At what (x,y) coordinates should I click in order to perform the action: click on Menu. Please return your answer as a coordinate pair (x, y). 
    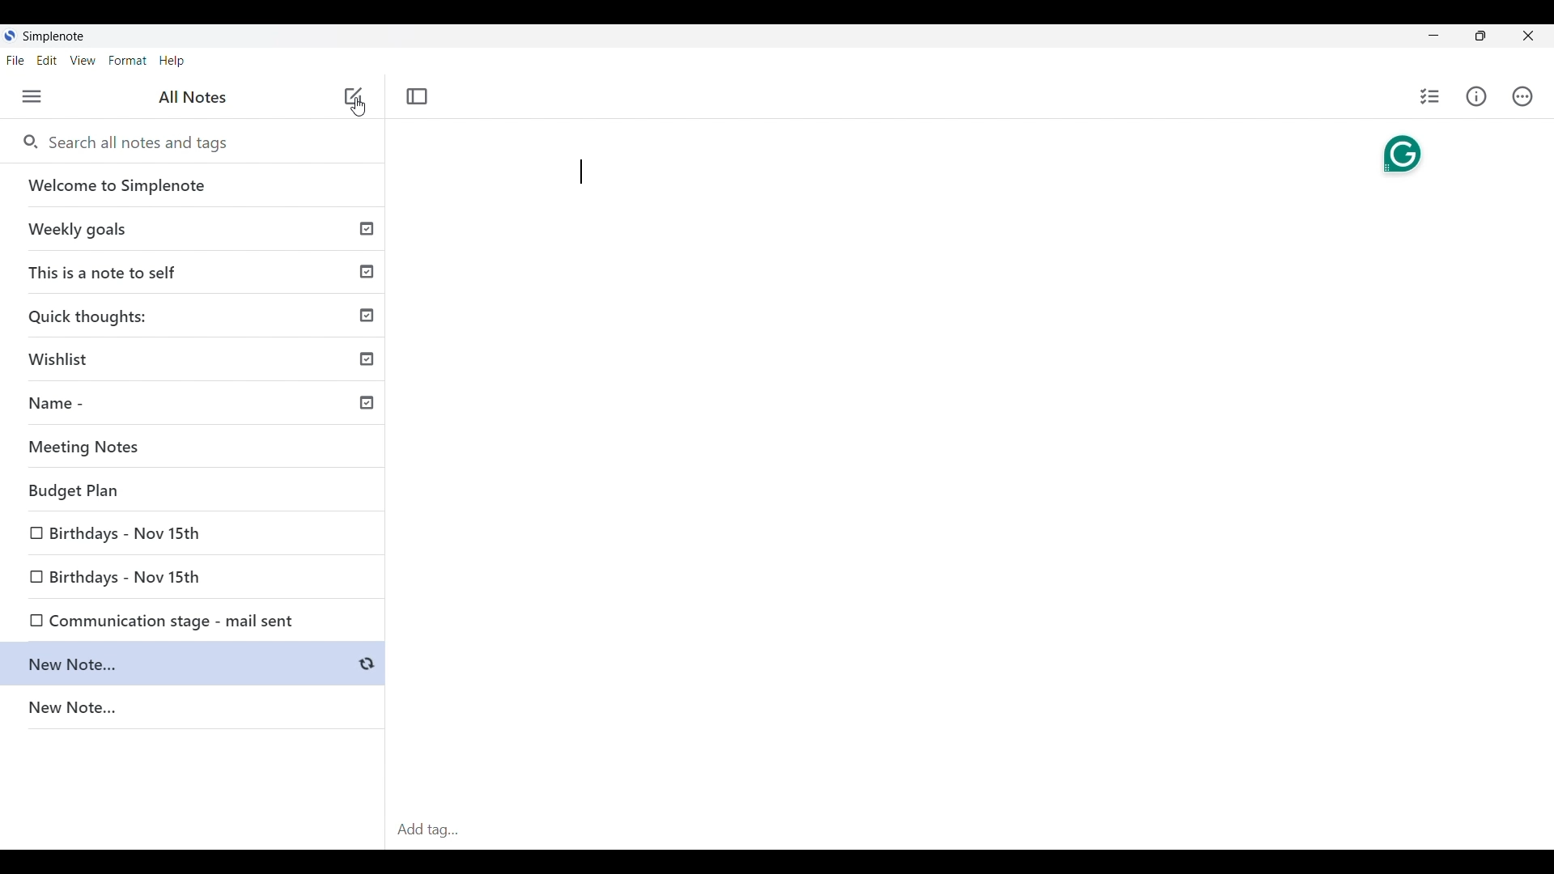
    Looking at the image, I should click on (32, 96).